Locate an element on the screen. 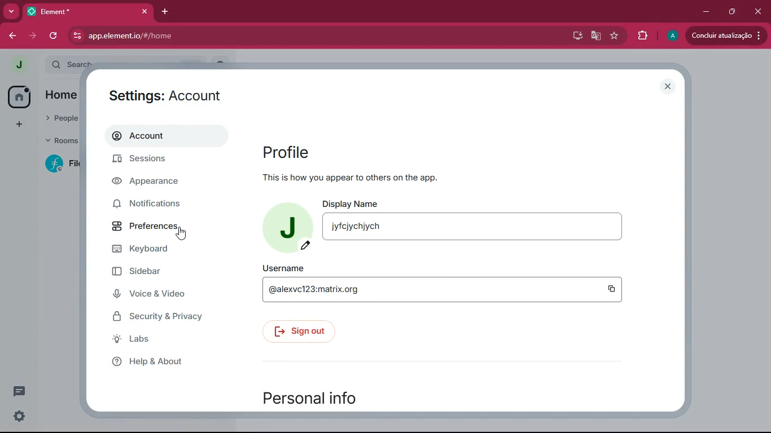  favourite is located at coordinates (617, 37).